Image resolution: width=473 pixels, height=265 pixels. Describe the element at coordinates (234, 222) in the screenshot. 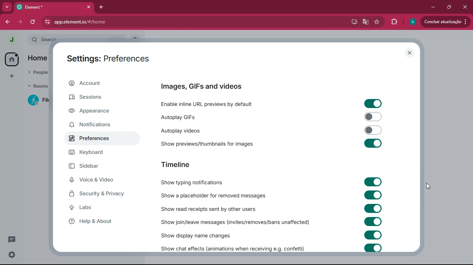

I see `show join / leave messages (invites/removes/bans unaffected)` at that location.